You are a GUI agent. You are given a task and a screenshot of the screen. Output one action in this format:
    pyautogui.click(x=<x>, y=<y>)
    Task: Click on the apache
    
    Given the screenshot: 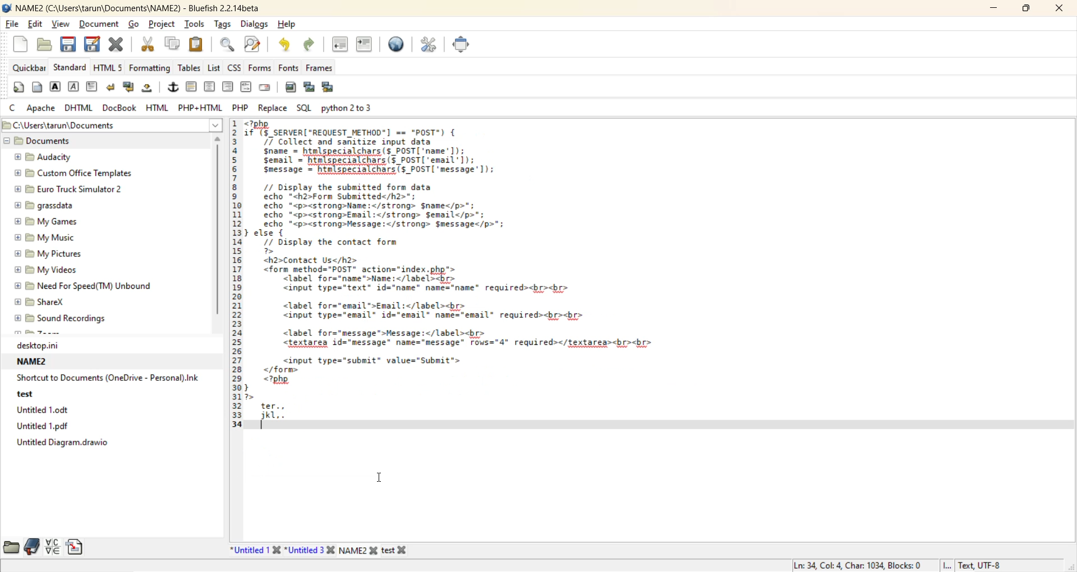 What is the action you would take?
    pyautogui.click(x=43, y=109)
    